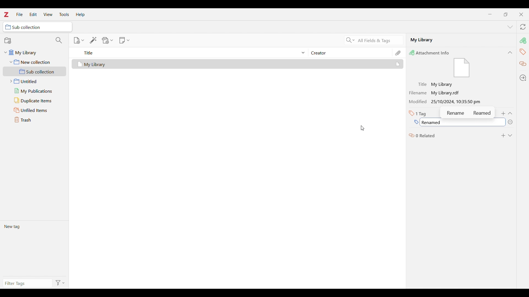  I want to click on List all tabs, so click(510, 27).